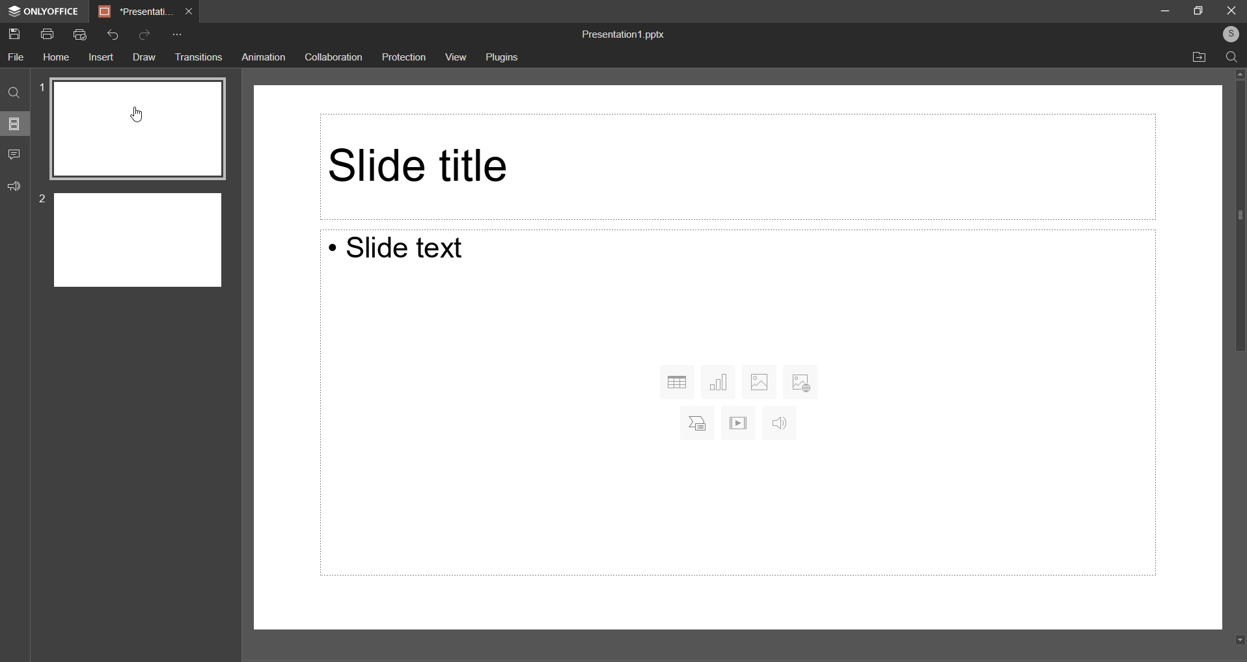  What do you see at coordinates (146, 36) in the screenshot?
I see `Redo` at bounding box center [146, 36].